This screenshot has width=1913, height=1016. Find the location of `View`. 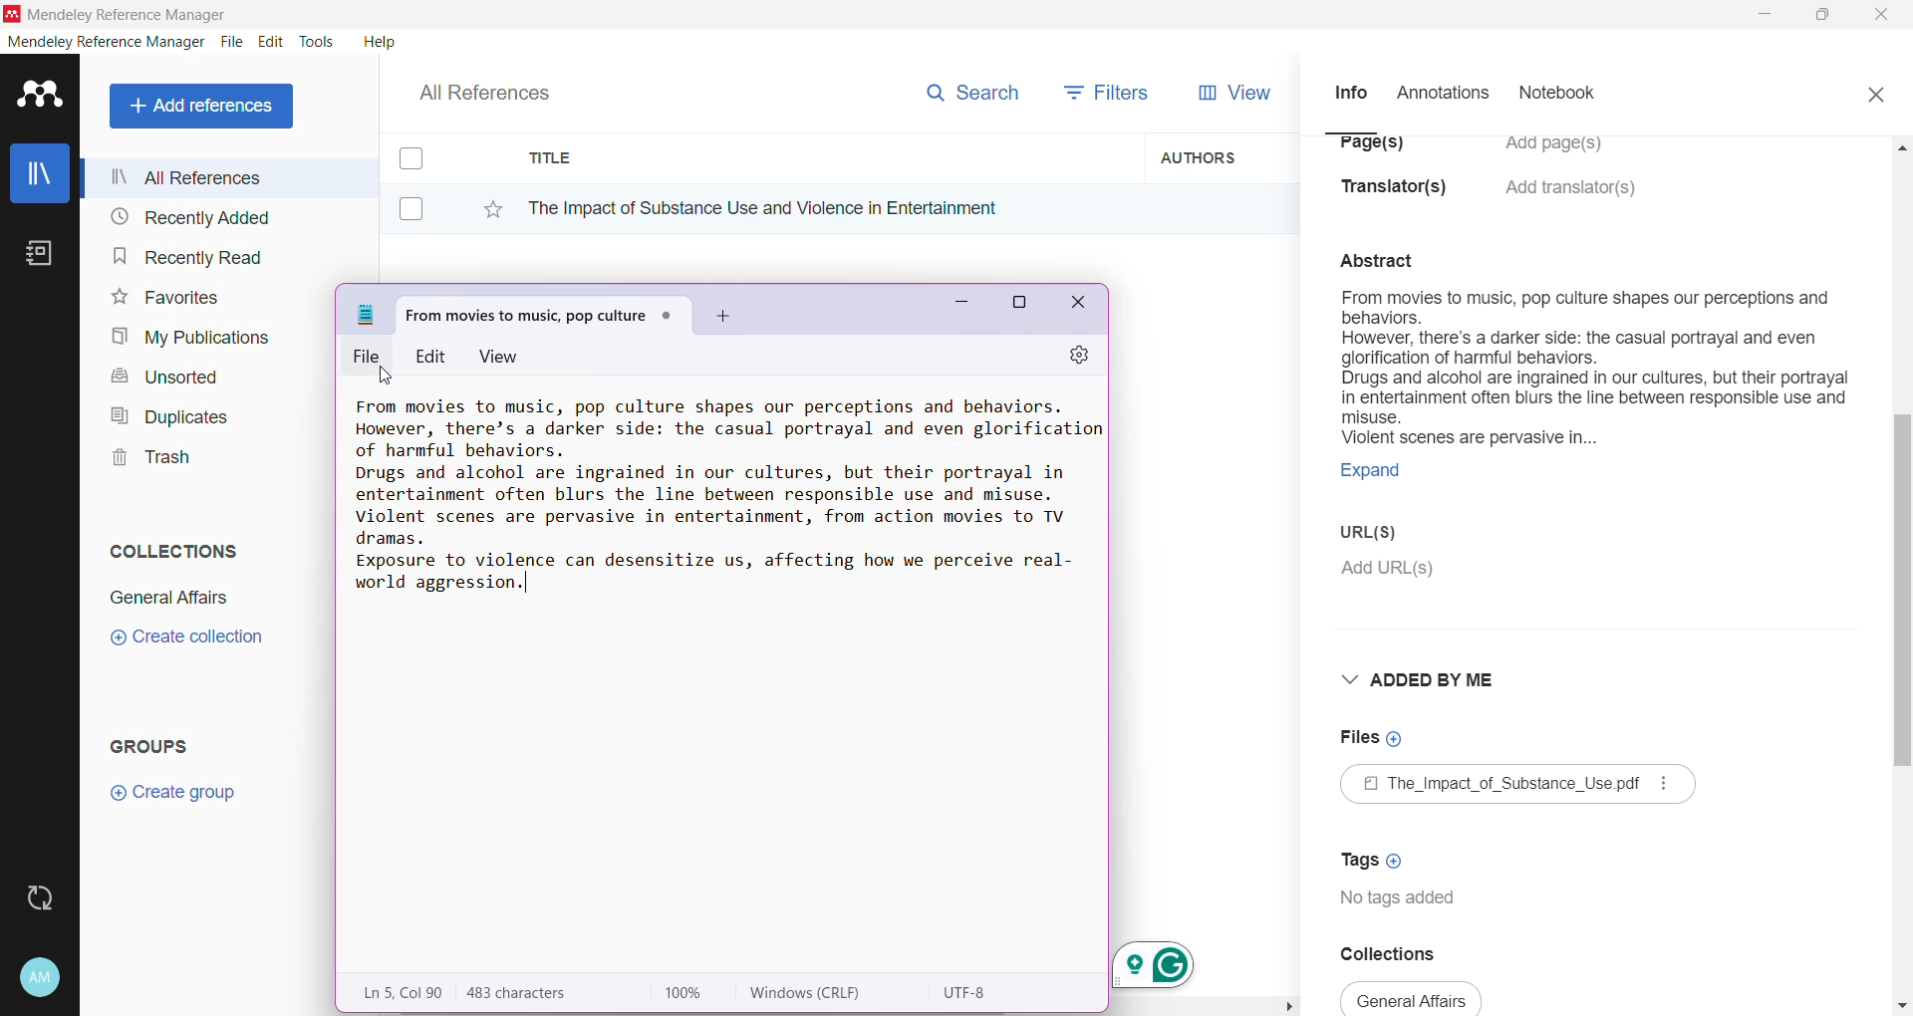

View is located at coordinates (1230, 93).